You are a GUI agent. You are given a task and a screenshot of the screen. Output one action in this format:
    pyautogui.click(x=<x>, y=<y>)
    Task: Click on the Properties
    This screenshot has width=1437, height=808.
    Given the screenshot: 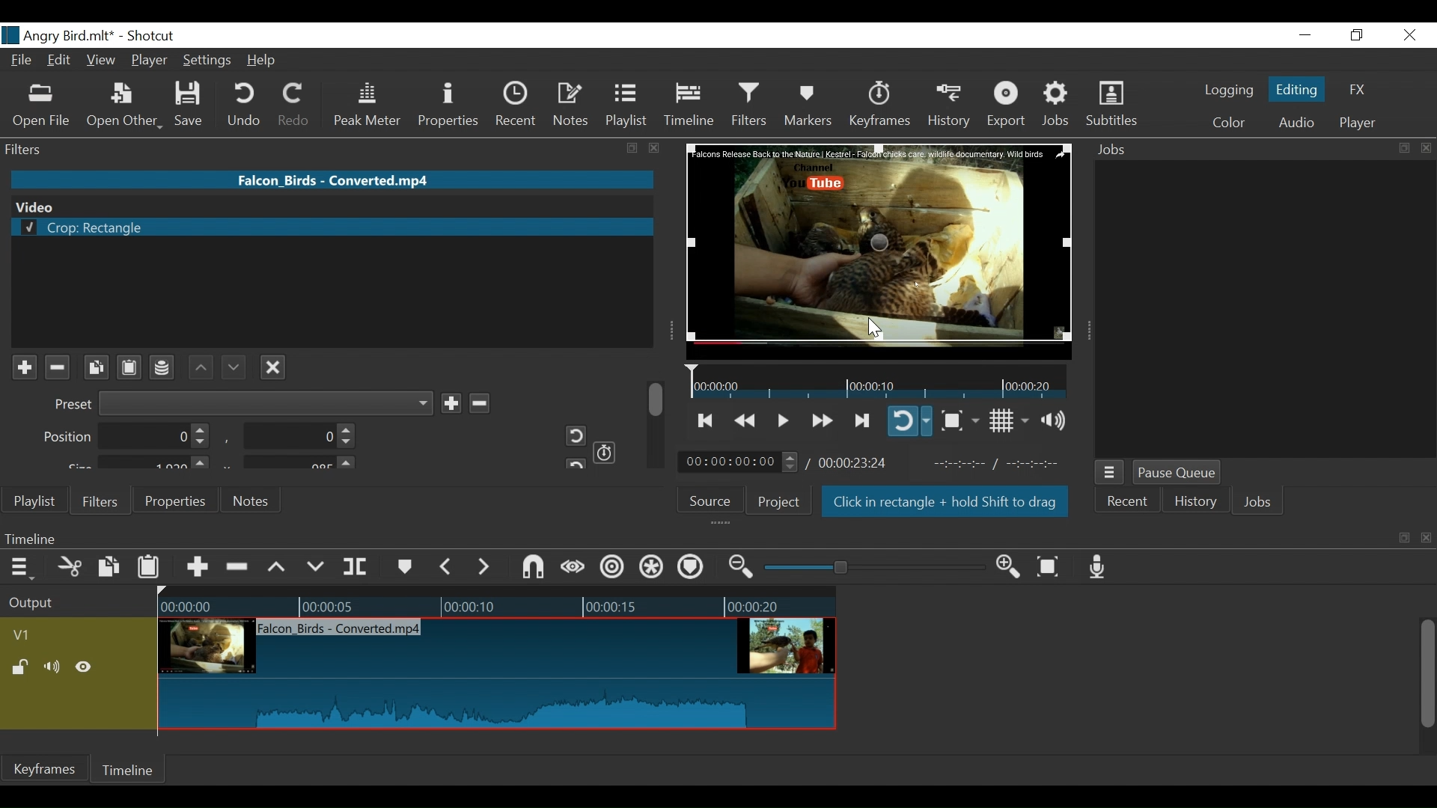 What is the action you would take?
    pyautogui.click(x=451, y=106)
    